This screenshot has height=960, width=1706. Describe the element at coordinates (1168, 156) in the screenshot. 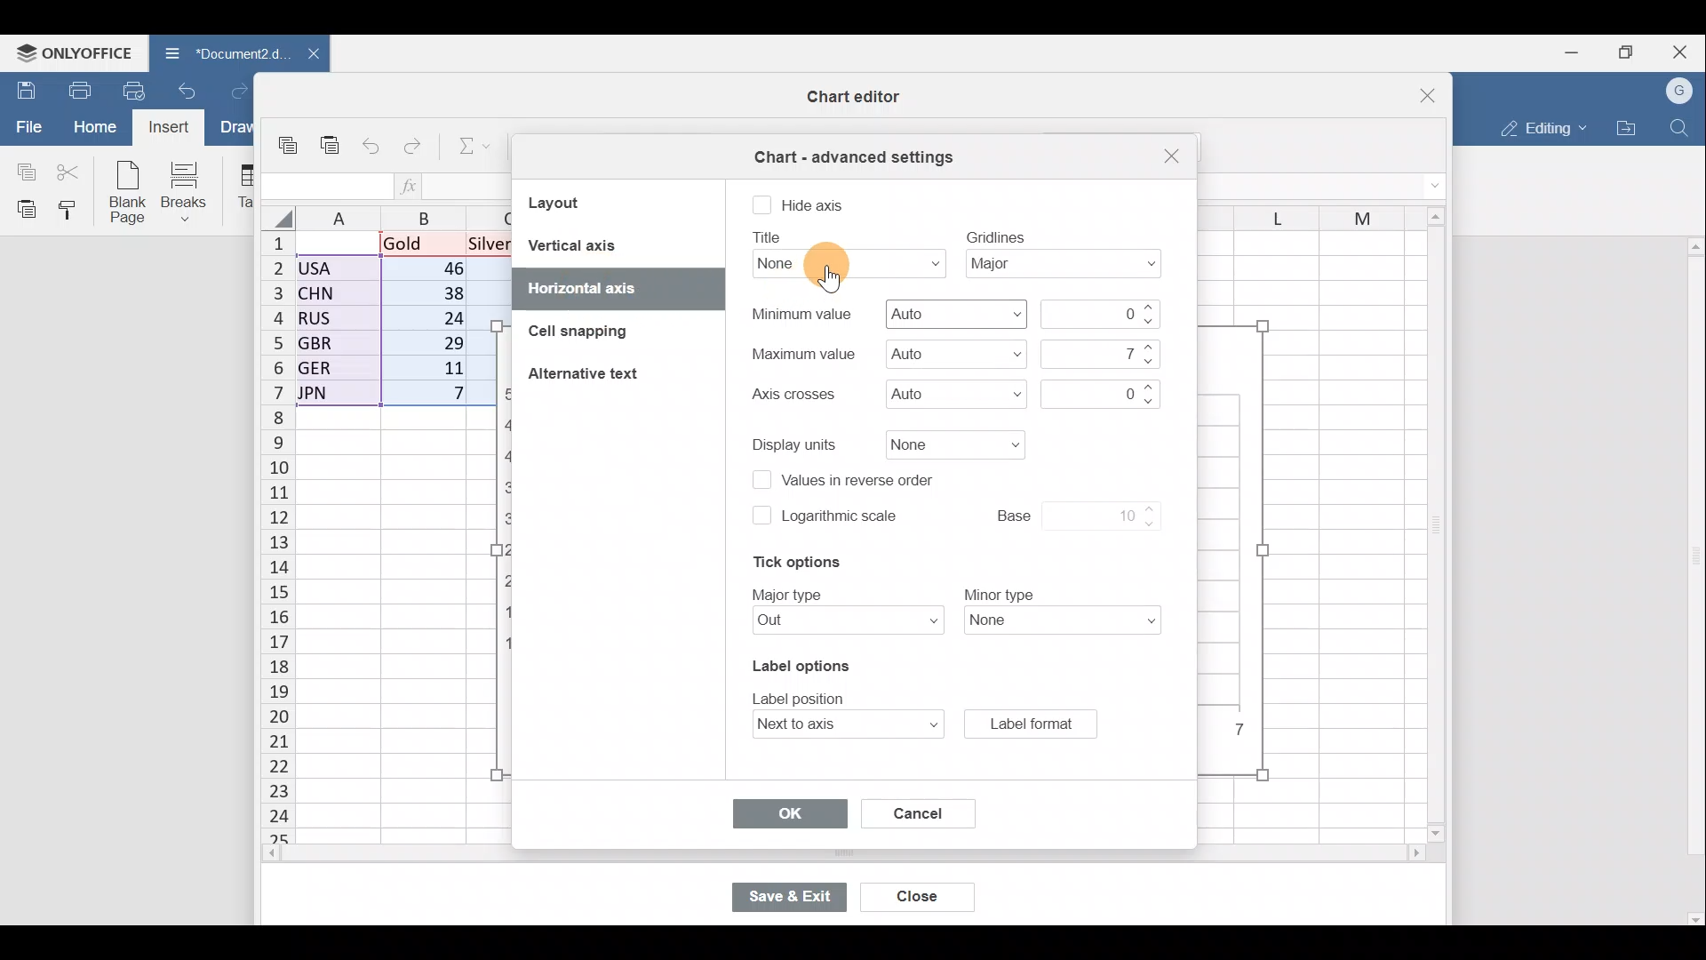

I see `Close` at that location.